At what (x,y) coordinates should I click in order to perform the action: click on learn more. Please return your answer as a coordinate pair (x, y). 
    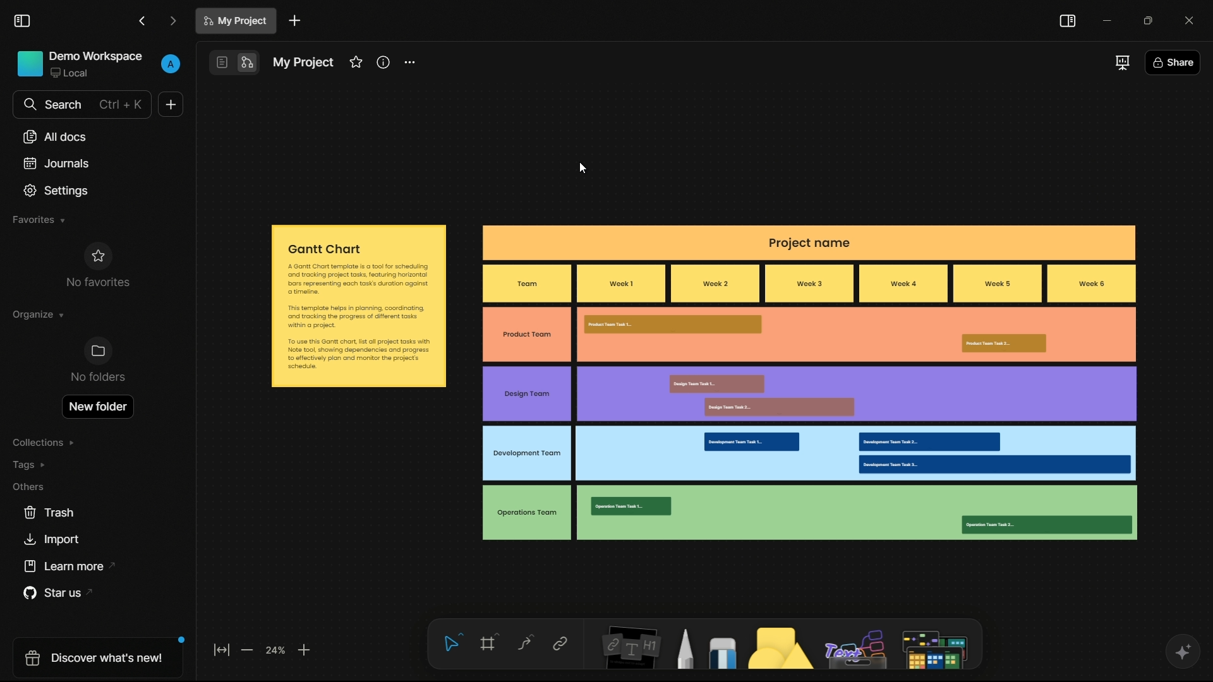
    Looking at the image, I should click on (62, 566).